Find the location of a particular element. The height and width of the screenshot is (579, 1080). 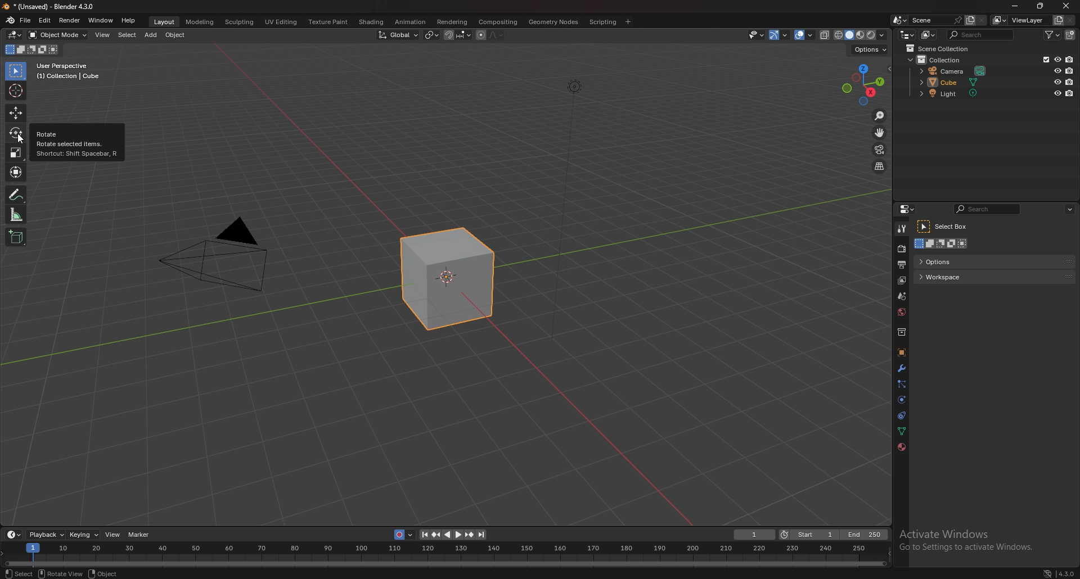

close is located at coordinates (1066, 6).